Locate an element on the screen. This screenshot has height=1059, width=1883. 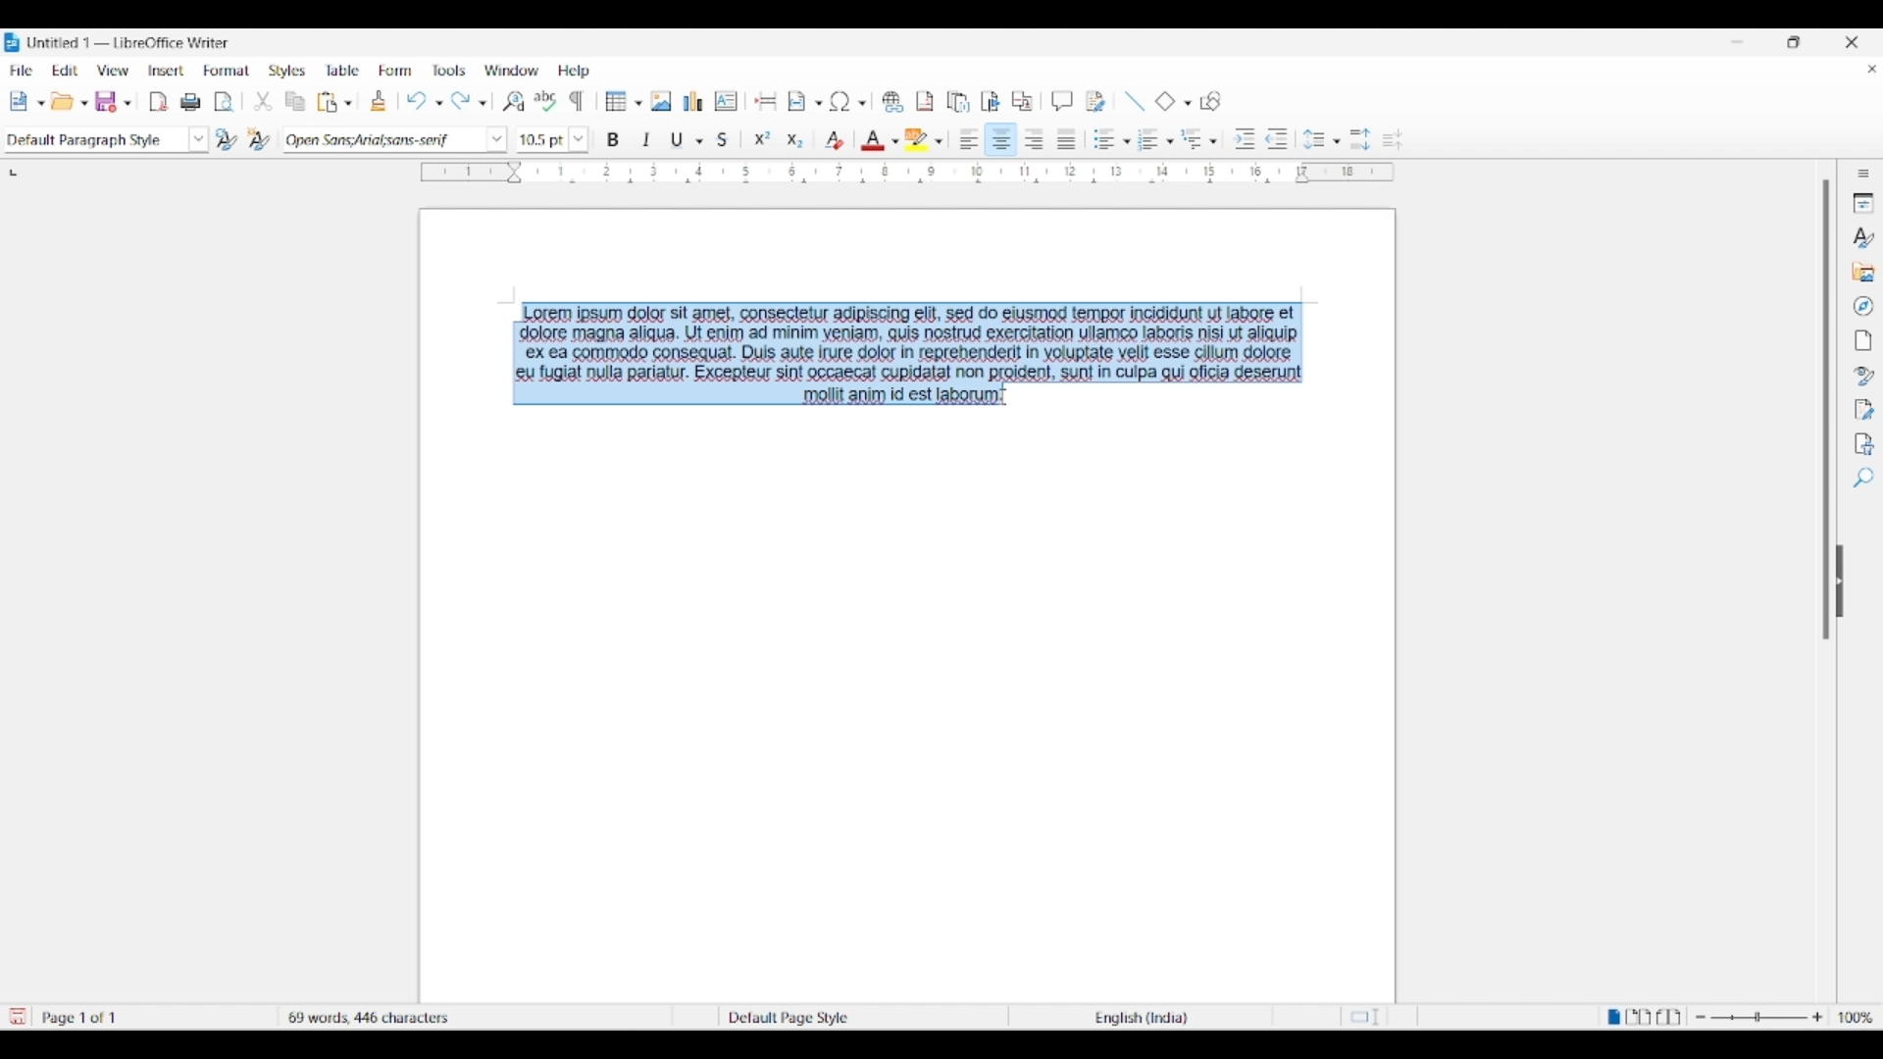
Outline format options is located at coordinates (1213, 141).